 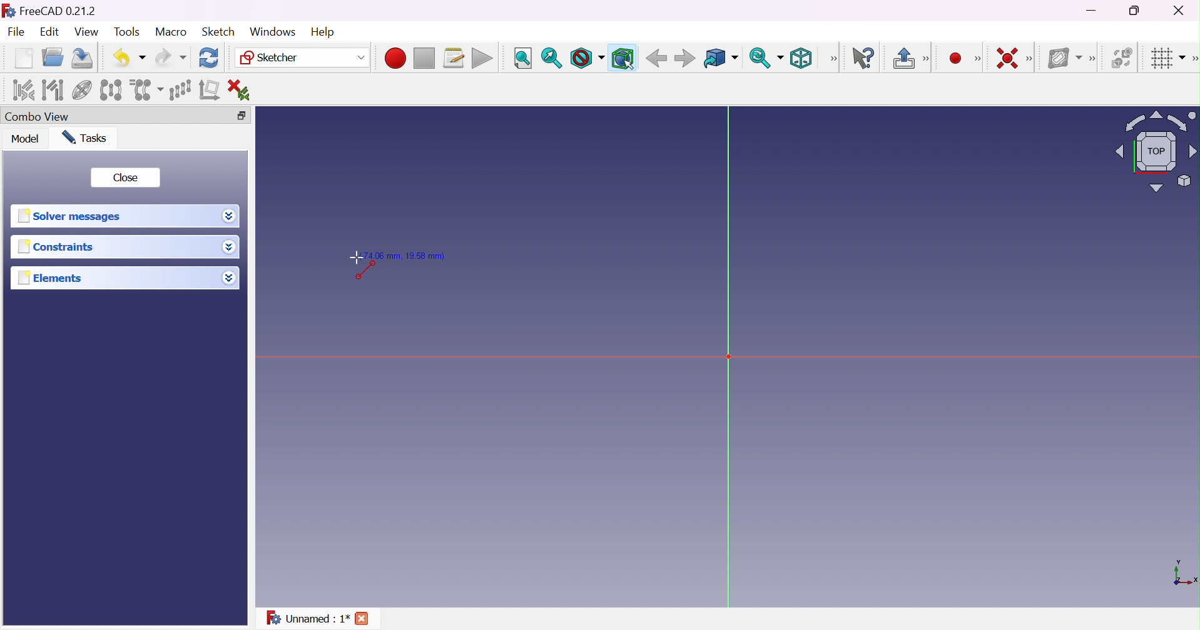 I want to click on Select associated geometry, so click(x=53, y=90).